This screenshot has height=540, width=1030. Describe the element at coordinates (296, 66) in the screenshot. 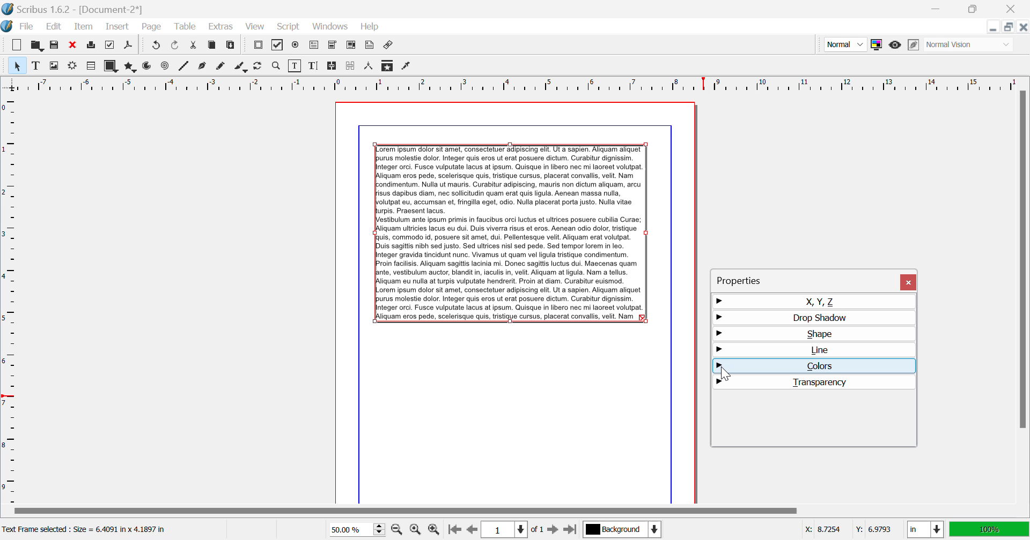

I see `Edit Contents of Frame` at that location.